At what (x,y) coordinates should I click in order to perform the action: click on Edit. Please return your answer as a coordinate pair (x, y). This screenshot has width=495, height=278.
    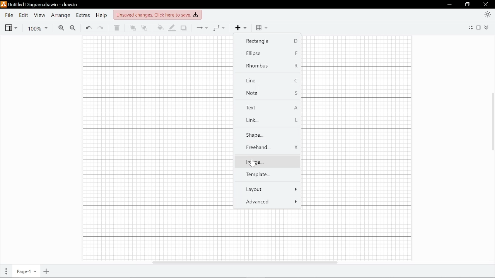
    Looking at the image, I should click on (23, 16).